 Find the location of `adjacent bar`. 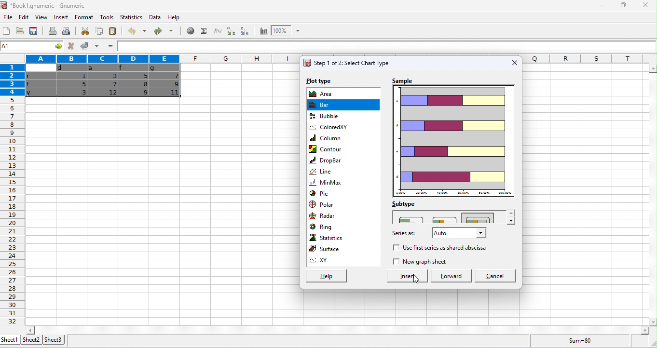

adjacent bar is located at coordinates (412, 219).